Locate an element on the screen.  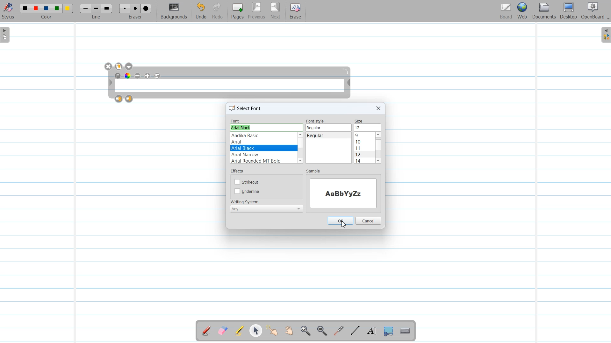
Close Window is located at coordinates (109, 66).